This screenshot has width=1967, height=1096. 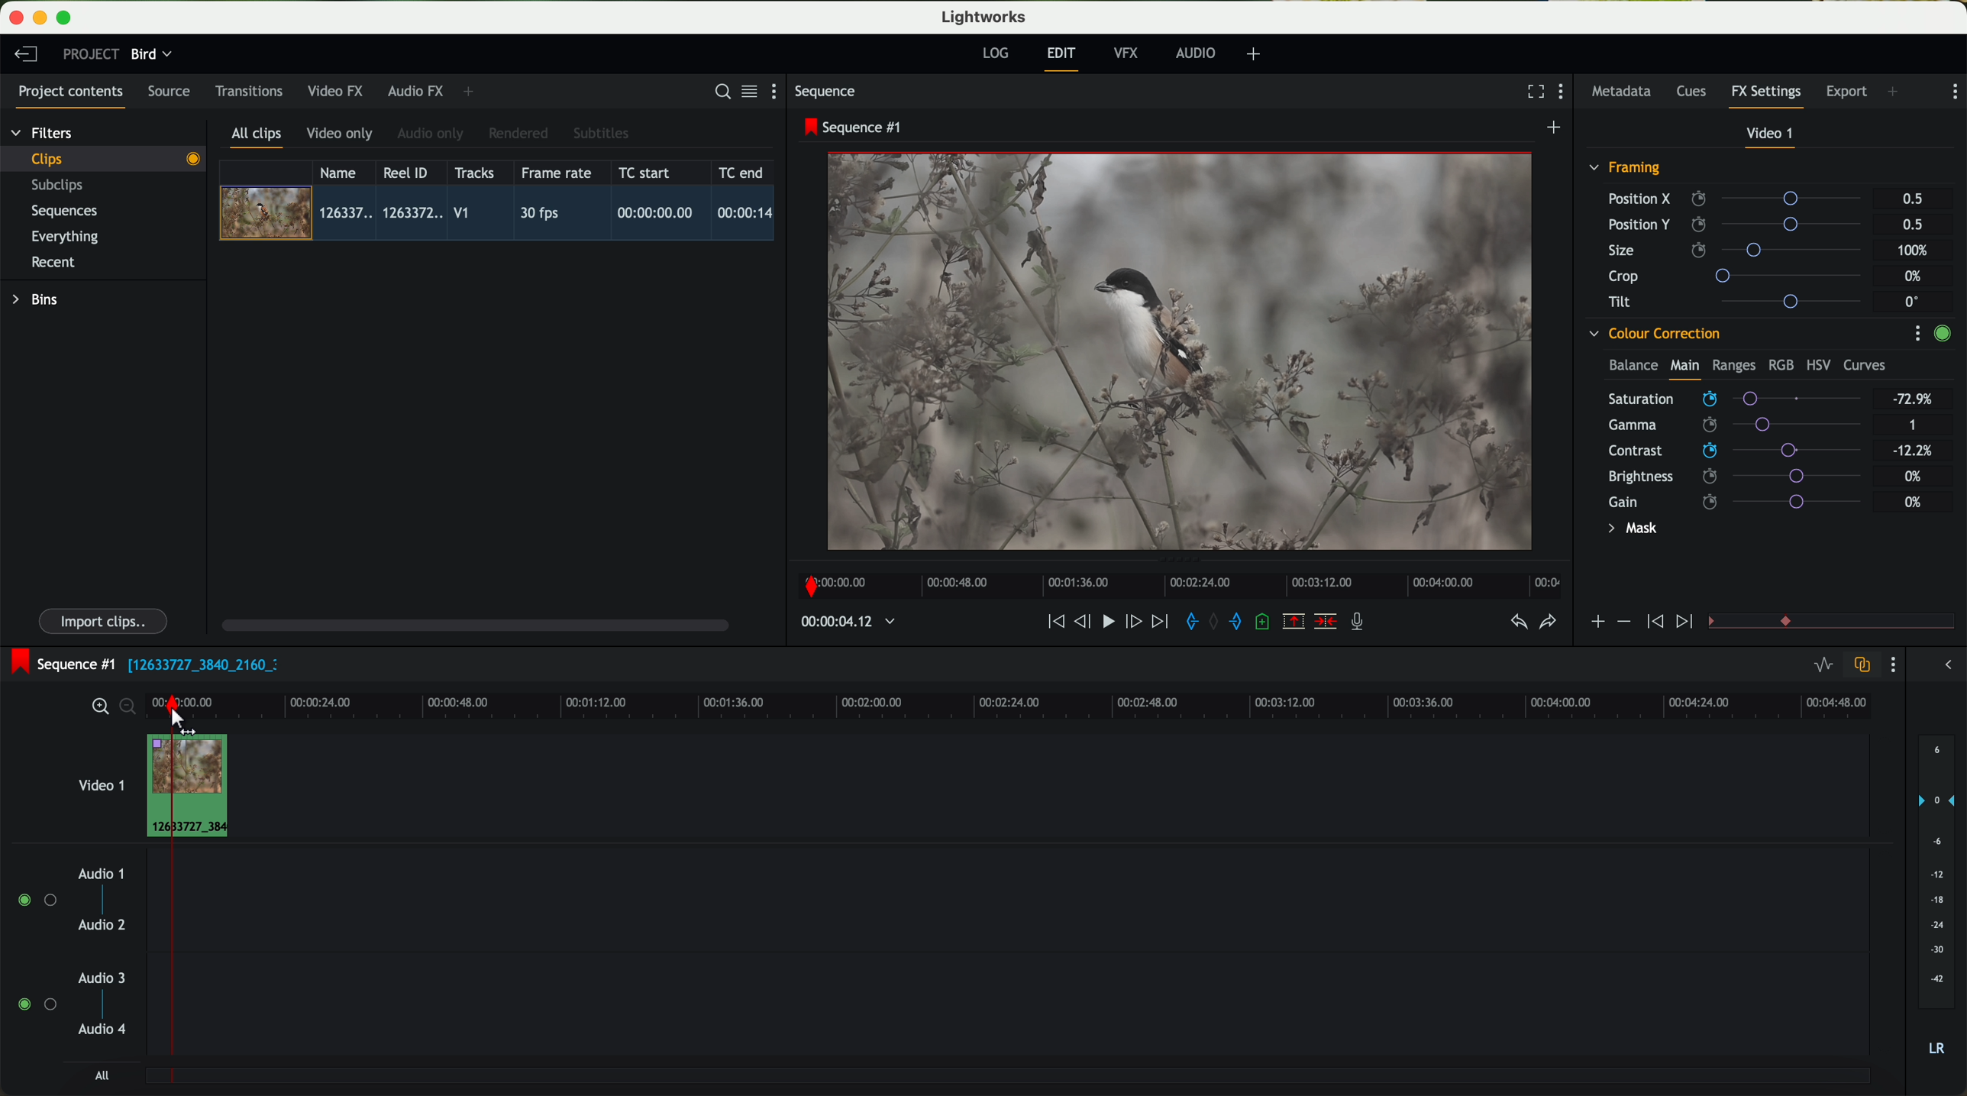 What do you see at coordinates (194, 787) in the screenshot?
I see `drag video to video track 1` at bounding box center [194, 787].